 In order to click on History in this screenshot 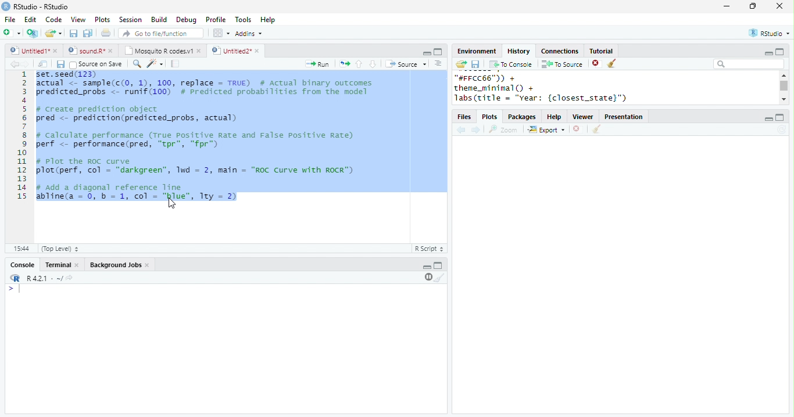, I will do `click(518, 51)`.